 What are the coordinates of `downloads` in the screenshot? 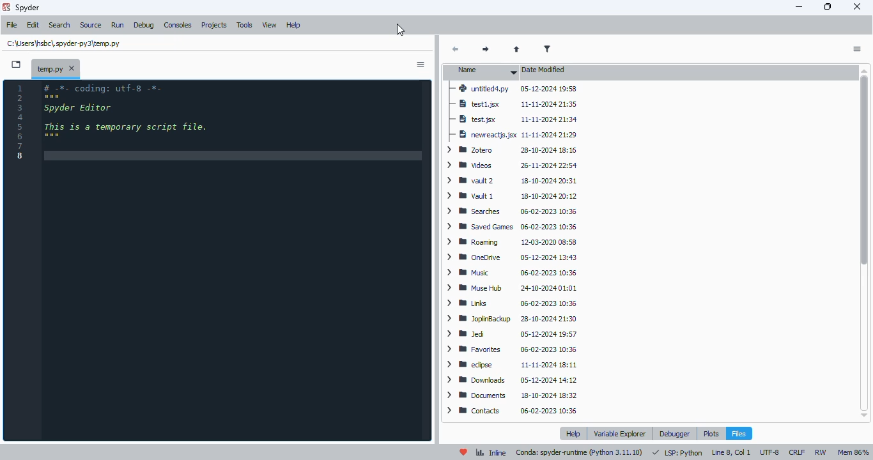 It's located at (513, 379).